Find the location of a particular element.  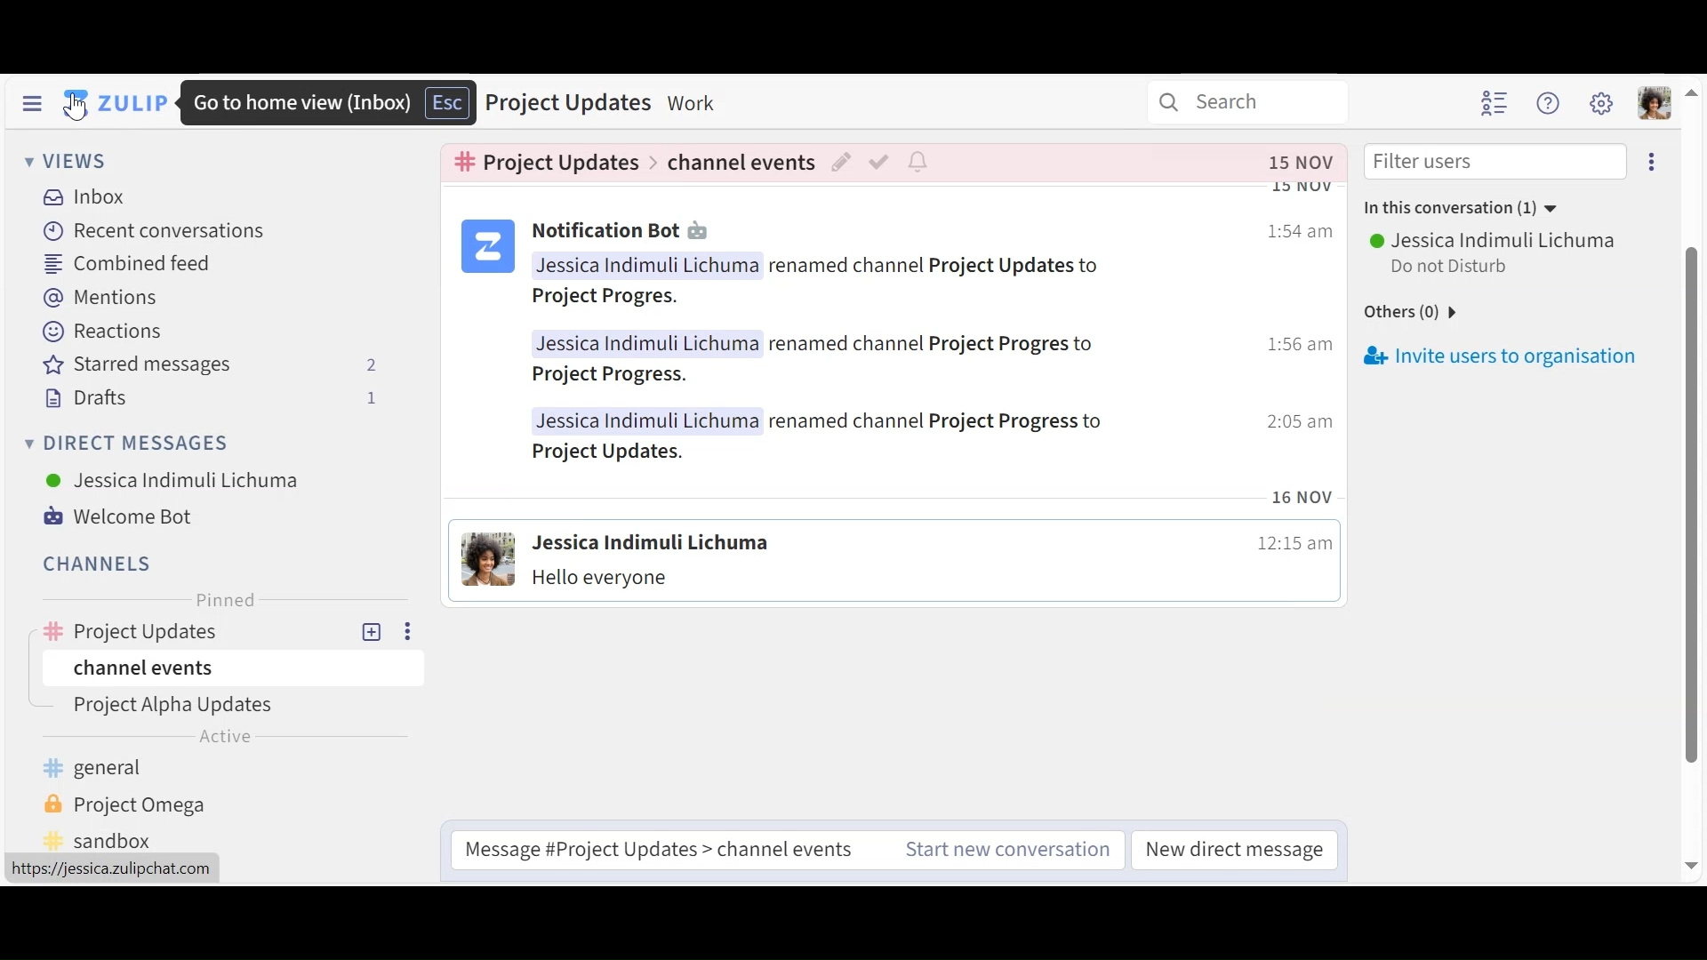

date is located at coordinates (1298, 497).